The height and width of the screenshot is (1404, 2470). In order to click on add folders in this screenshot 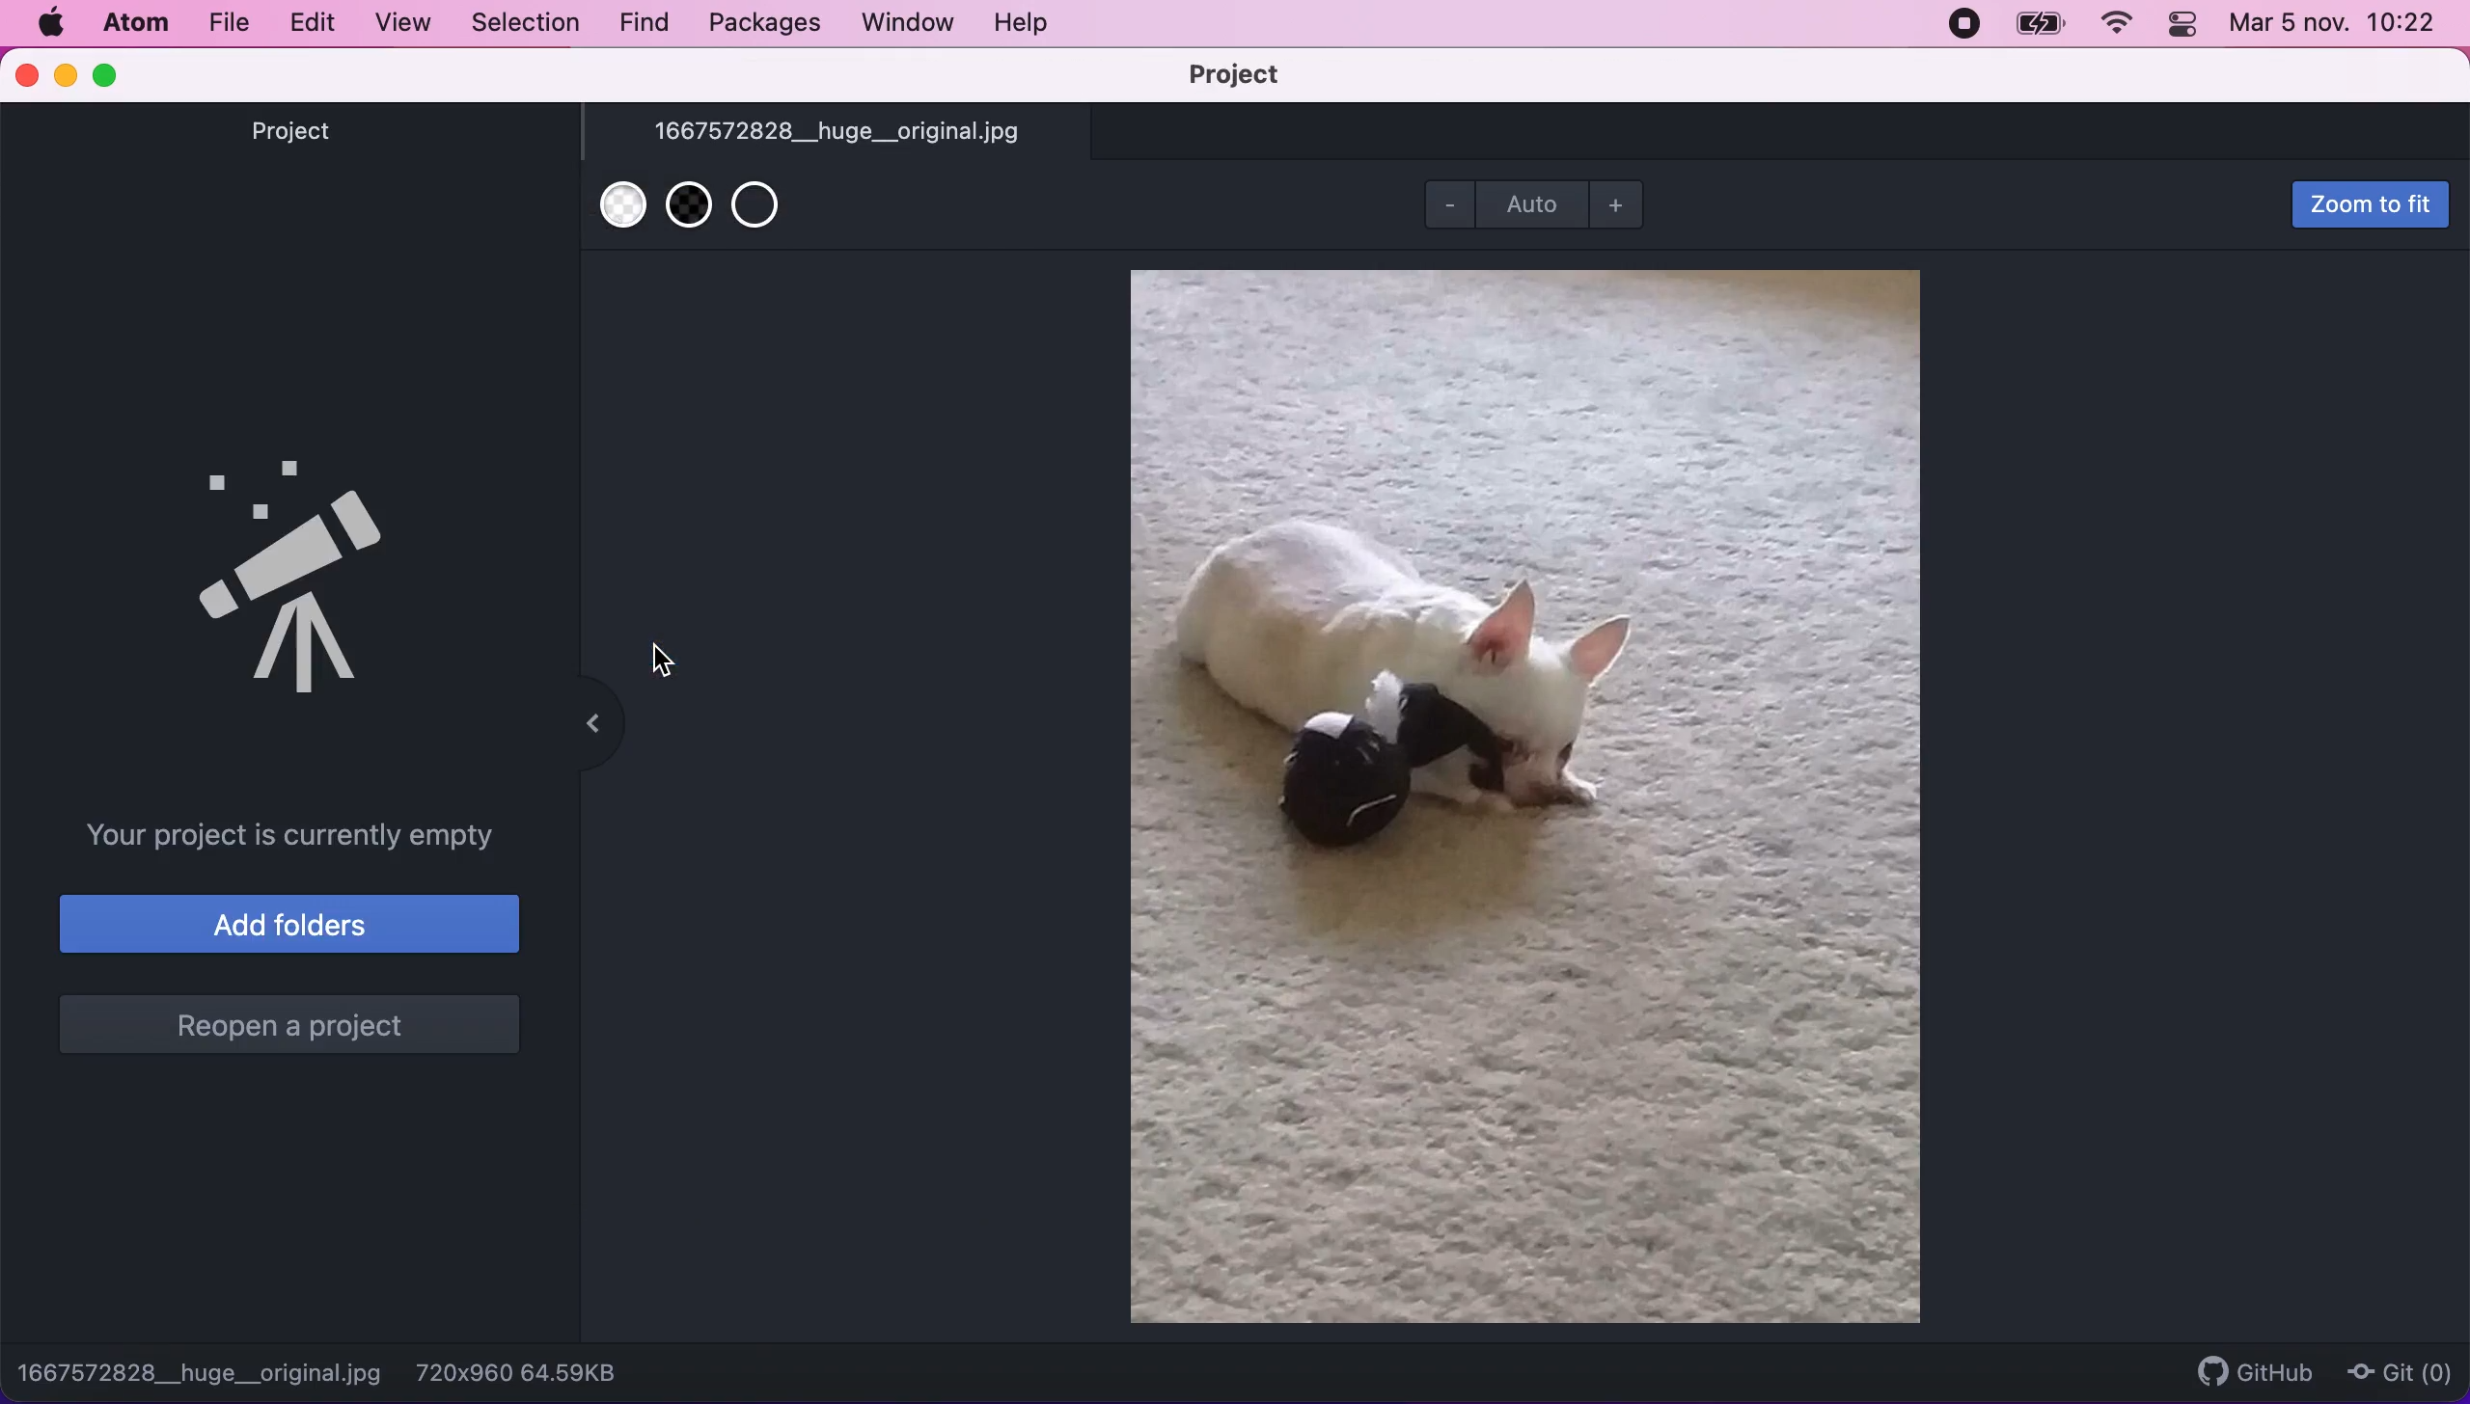, I will do `click(291, 929)`.